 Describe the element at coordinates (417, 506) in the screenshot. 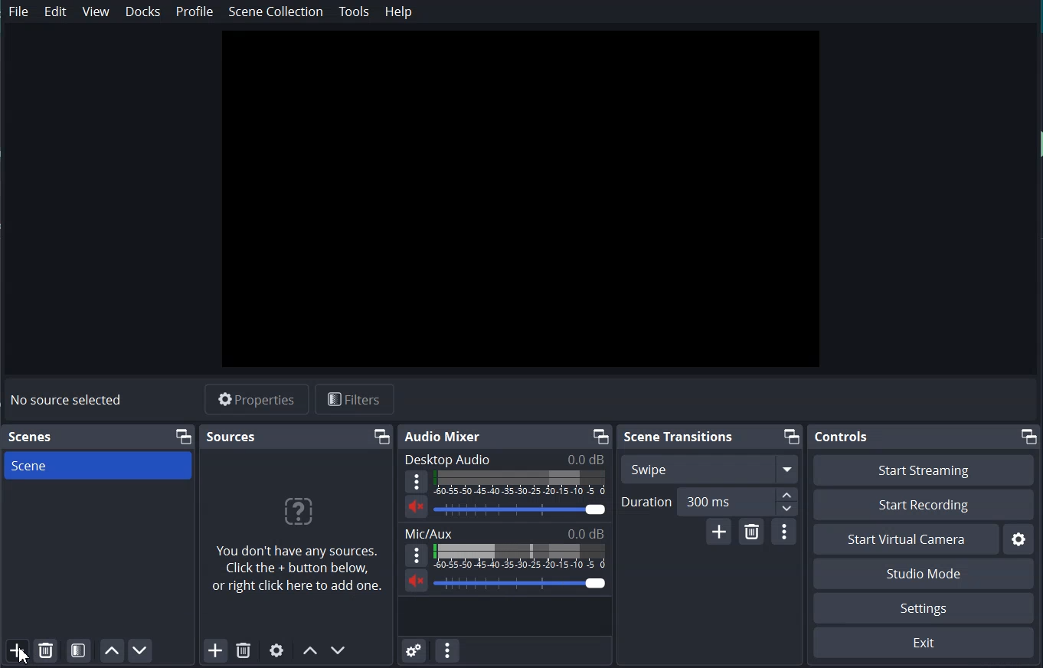

I see `Mute ` at that location.